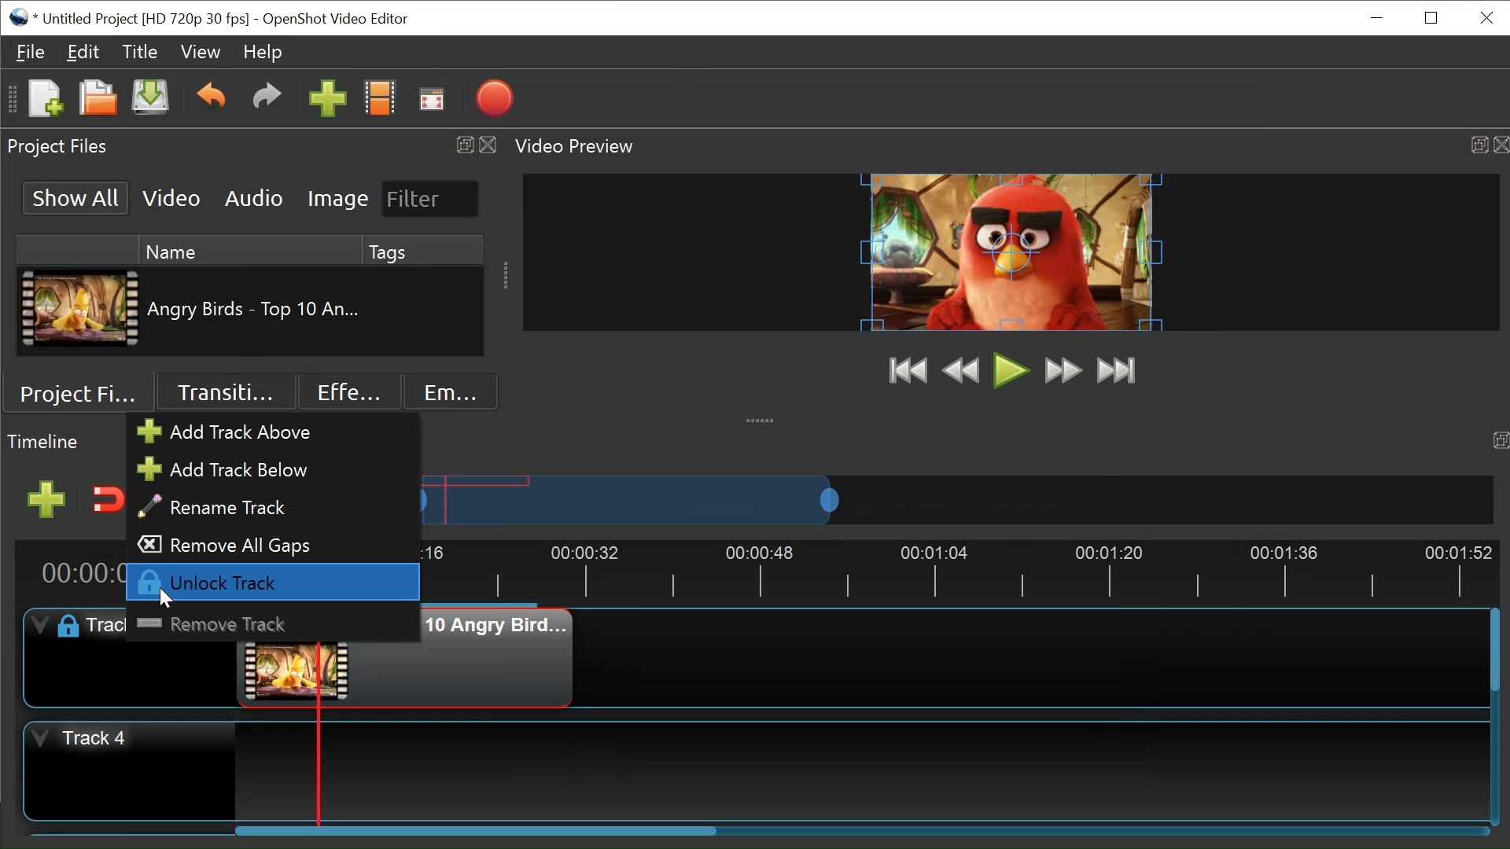  I want to click on Edit, so click(84, 52).